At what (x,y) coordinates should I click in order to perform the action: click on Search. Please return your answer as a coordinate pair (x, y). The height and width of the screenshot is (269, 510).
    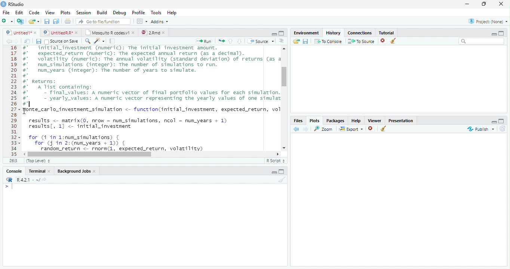
    Looking at the image, I should click on (482, 41).